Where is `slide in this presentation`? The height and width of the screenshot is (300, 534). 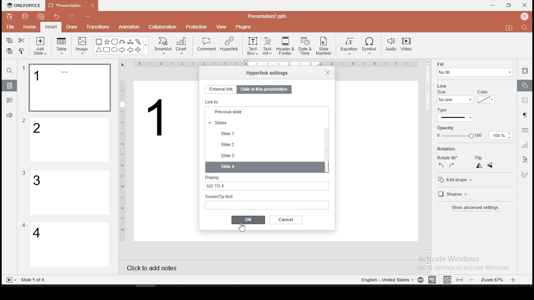
slide in this presentation is located at coordinates (264, 90).